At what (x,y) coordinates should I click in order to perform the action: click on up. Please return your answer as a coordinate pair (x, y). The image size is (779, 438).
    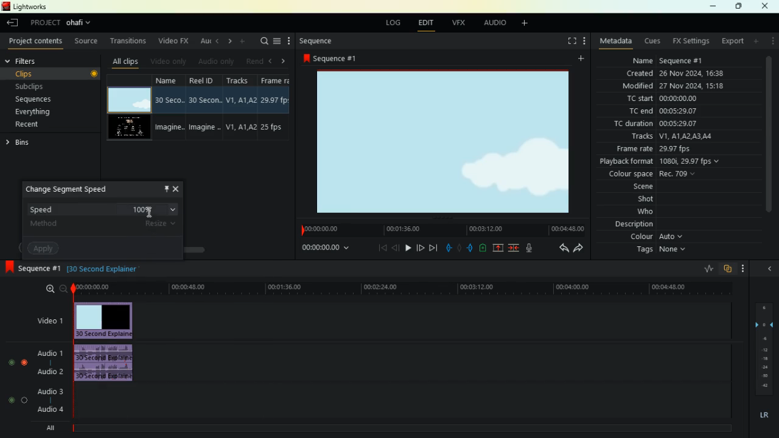
    Looking at the image, I should click on (498, 248).